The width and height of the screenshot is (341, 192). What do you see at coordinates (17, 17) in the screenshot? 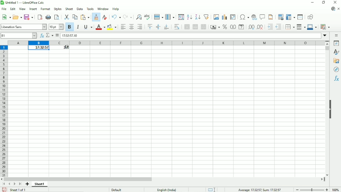
I see `Open` at bounding box center [17, 17].